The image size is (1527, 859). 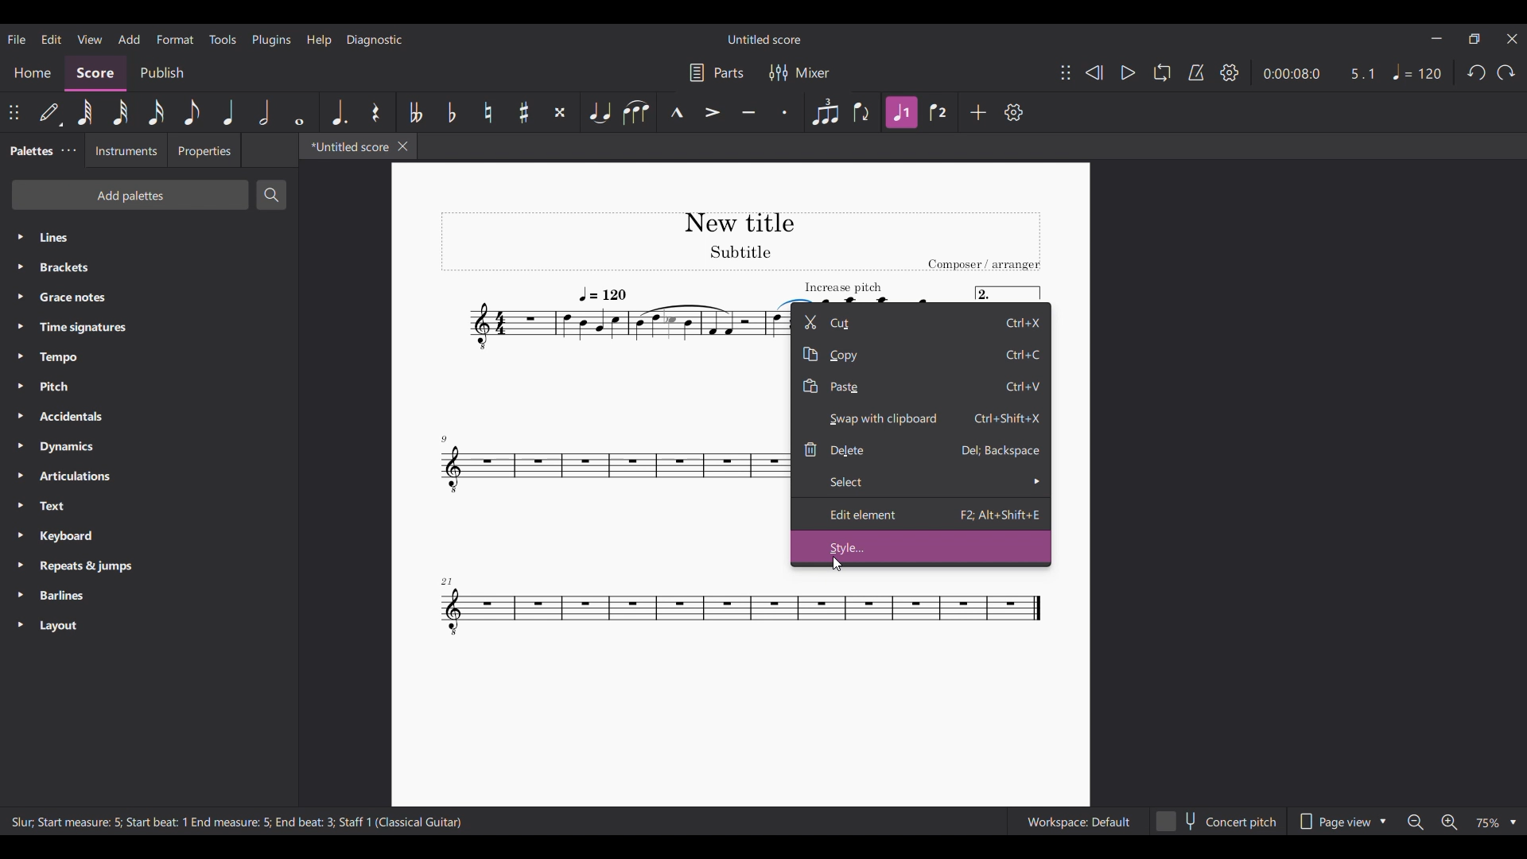 I want to click on Mixer settings, so click(x=799, y=72).